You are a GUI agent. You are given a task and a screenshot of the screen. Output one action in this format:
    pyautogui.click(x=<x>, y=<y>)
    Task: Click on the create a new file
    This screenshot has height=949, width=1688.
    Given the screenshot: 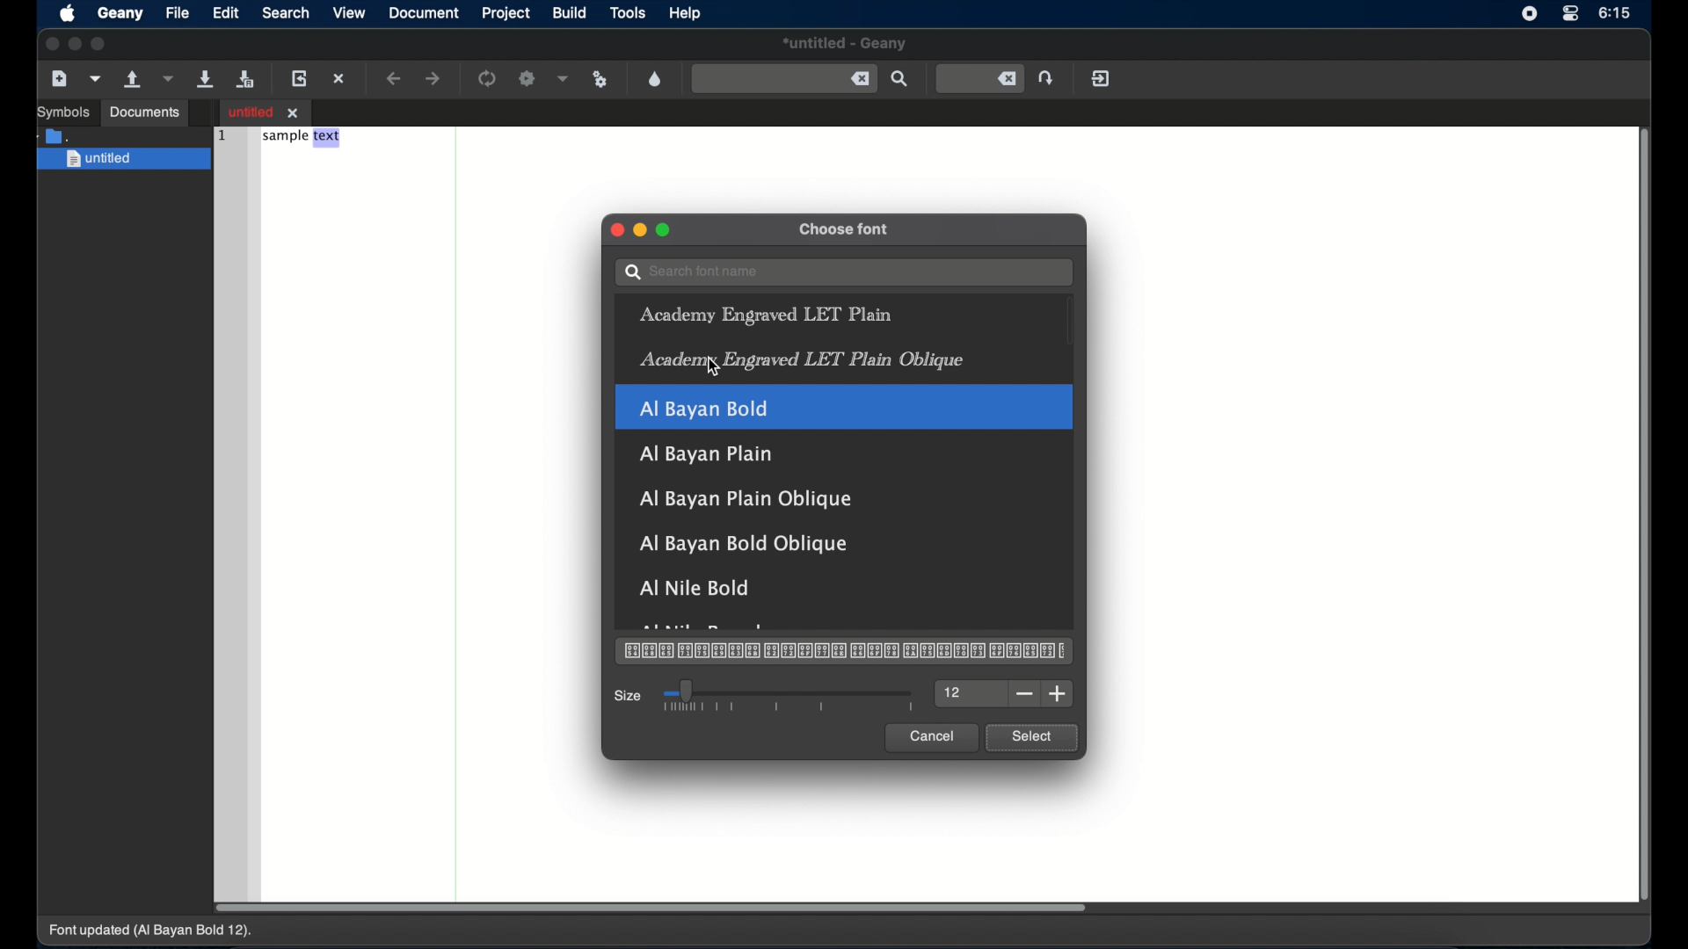 What is the action you would take?
    pyautogui.click(x=61, y=79)
    